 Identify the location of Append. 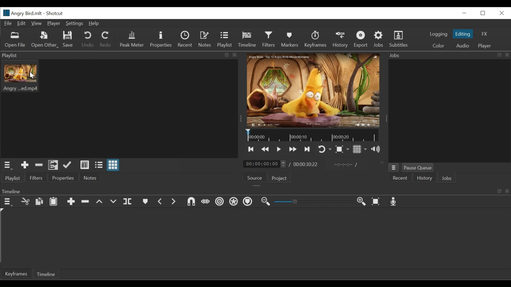
(71, 202).